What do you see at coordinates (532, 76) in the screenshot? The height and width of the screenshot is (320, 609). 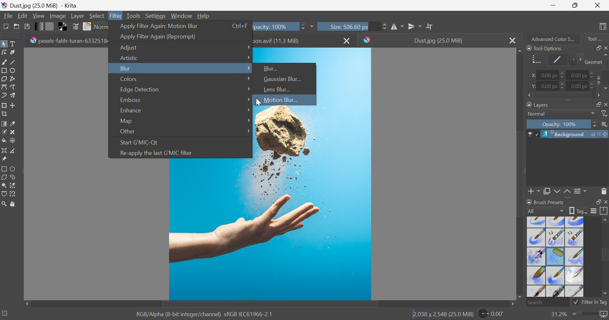 I see `X:` at bounding box center [532, 76].